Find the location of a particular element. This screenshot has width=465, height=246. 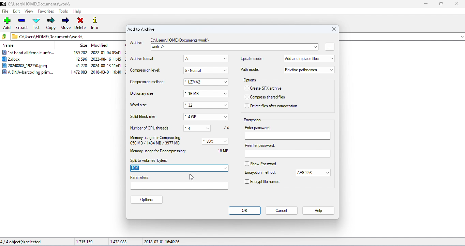

* 32 is located at coordinates (201, 105).